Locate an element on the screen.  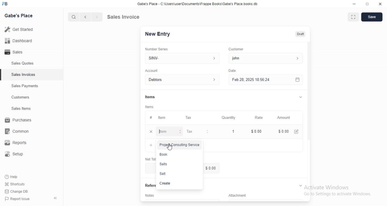
scroll bar is located at coordinates (309, 97).